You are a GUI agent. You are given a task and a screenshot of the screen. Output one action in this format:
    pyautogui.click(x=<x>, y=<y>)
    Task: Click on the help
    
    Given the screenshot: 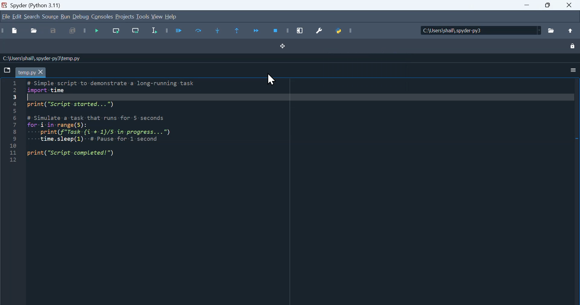 What is the action you would take?
    pyautogui.click(x=176, y=15)
    